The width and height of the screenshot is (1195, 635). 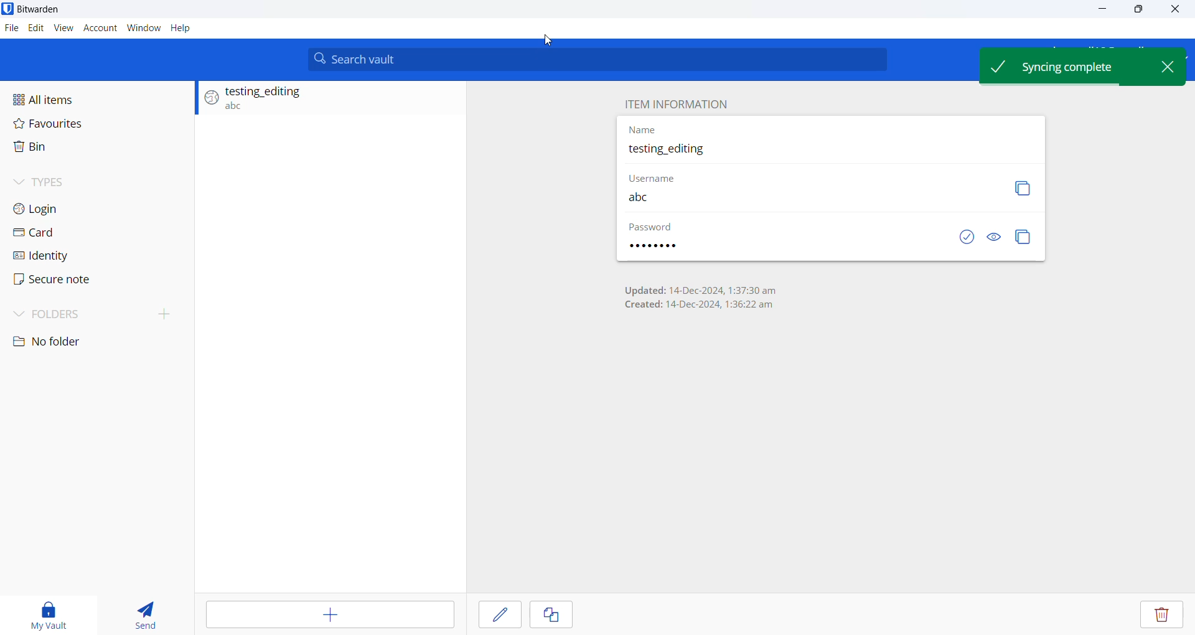 I want to click on view, so click(x=63, y=27).